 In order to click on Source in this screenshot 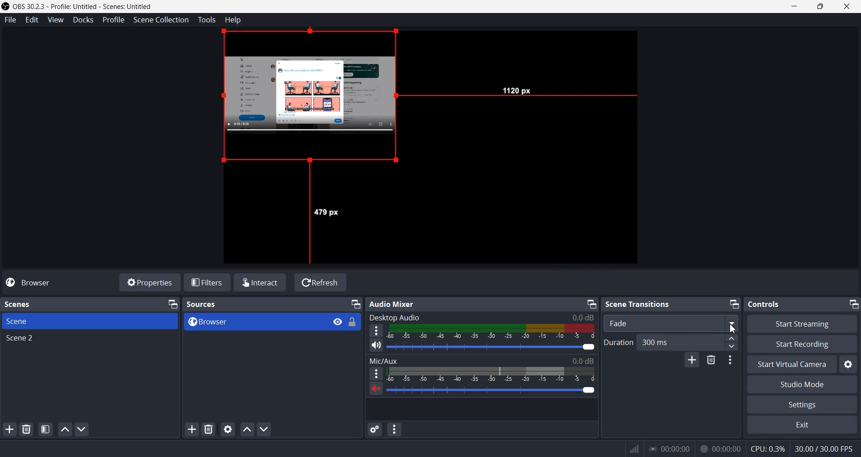, I will do `click(315, 98)`.